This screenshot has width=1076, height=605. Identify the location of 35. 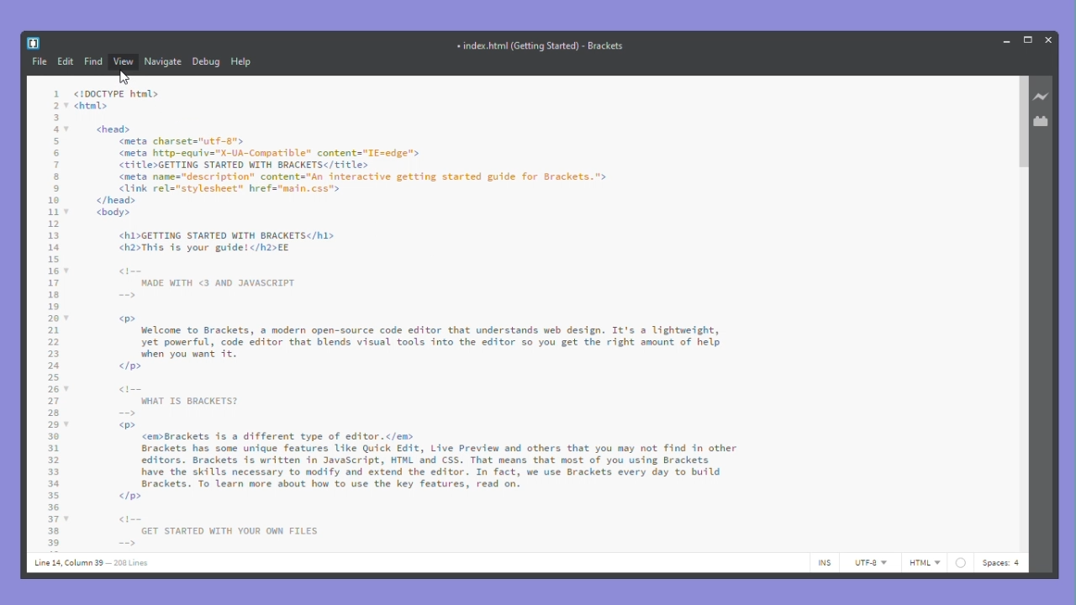
(53, 494).